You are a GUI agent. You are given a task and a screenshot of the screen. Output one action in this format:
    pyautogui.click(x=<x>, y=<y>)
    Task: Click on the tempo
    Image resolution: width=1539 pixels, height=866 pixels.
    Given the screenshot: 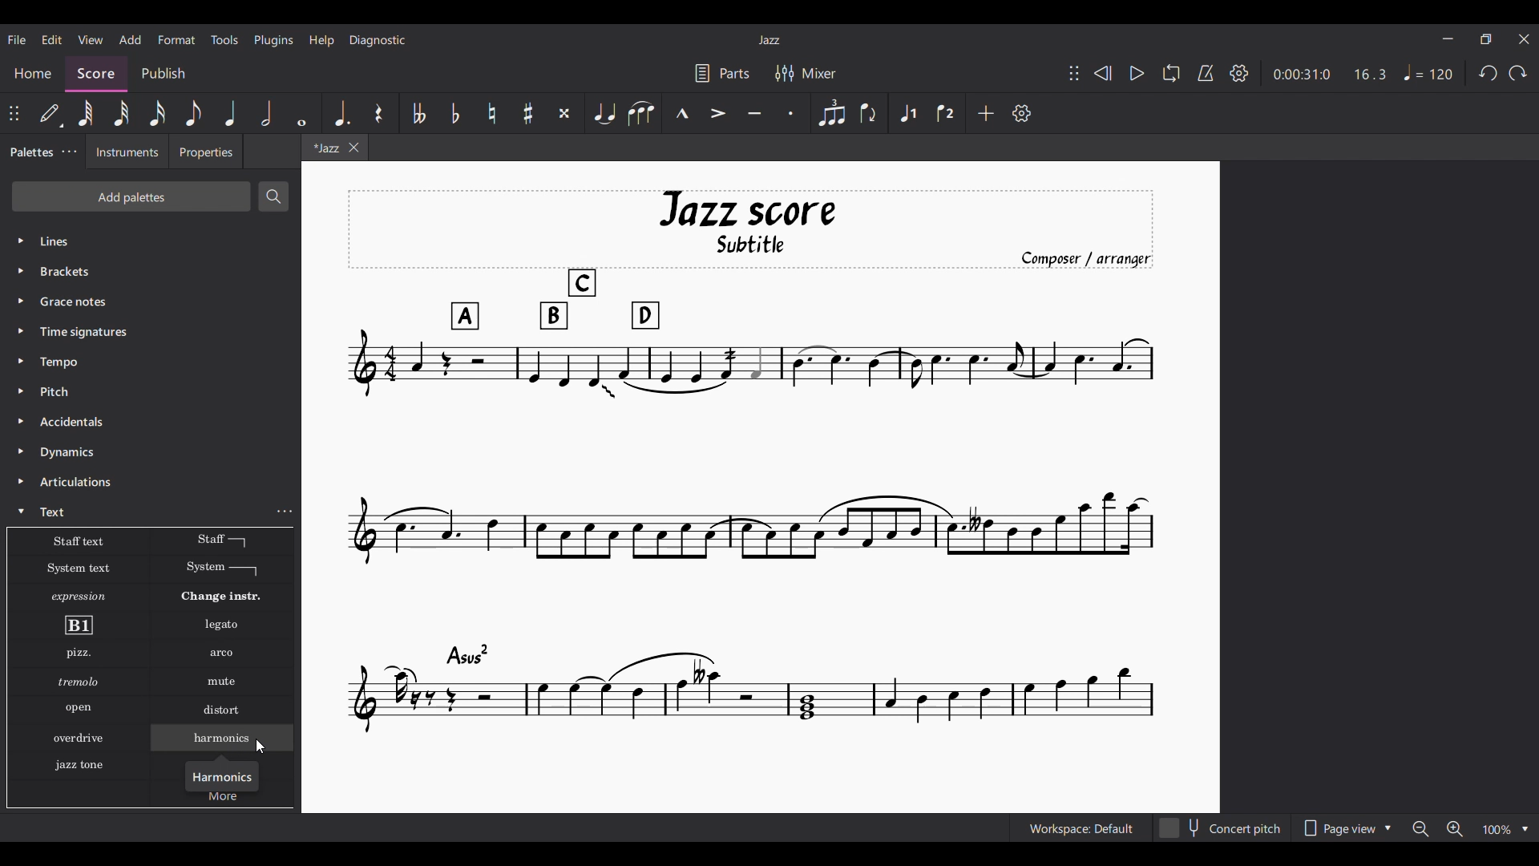 What is the action you would take?
    pyautogui.click(x=63, y=362)
    